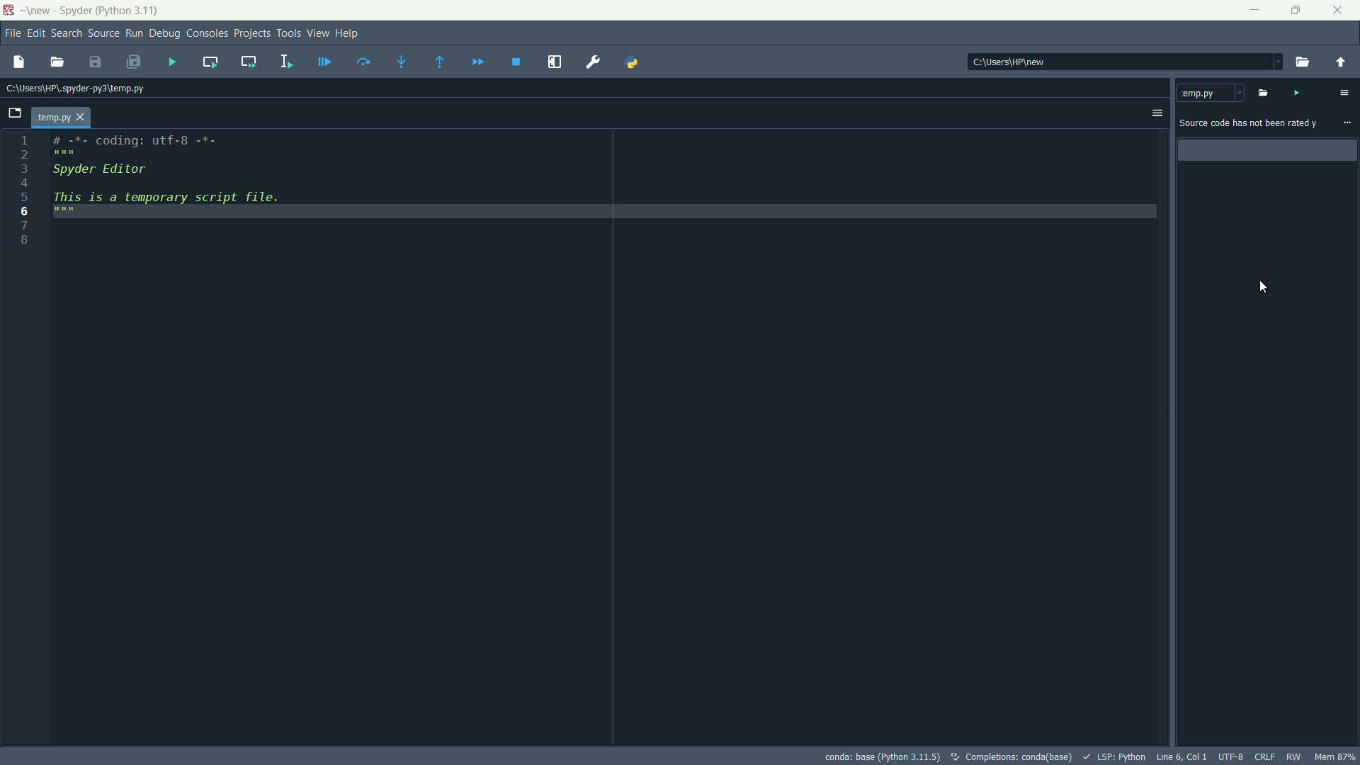  I want to click on open file, so click(18, 62).